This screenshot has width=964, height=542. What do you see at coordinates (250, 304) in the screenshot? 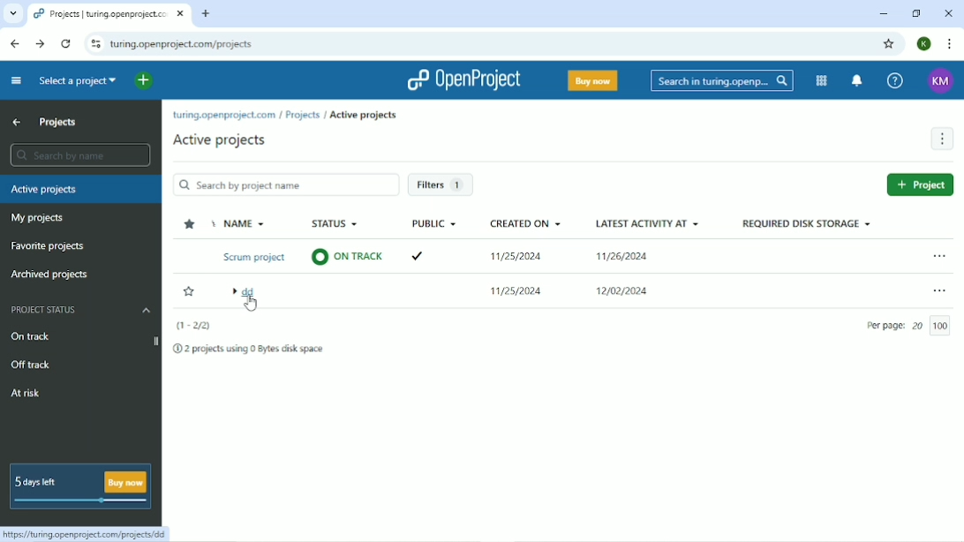
I see `cursor` at bounding box center [250, 304].